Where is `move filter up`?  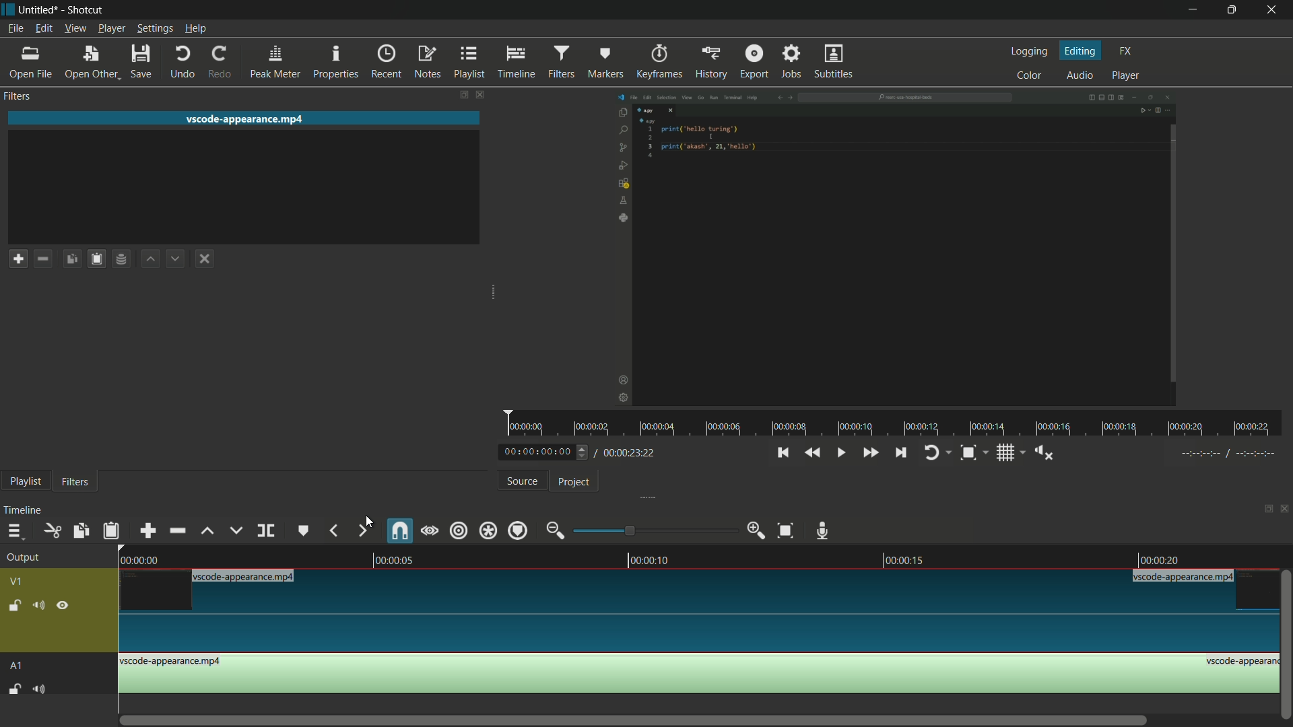
move filter up is located at coordinates (149, 259).